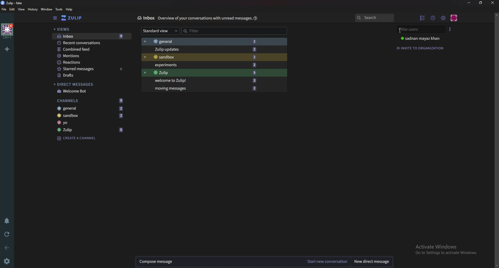  I want to click on Cursor, so click(400, 30).